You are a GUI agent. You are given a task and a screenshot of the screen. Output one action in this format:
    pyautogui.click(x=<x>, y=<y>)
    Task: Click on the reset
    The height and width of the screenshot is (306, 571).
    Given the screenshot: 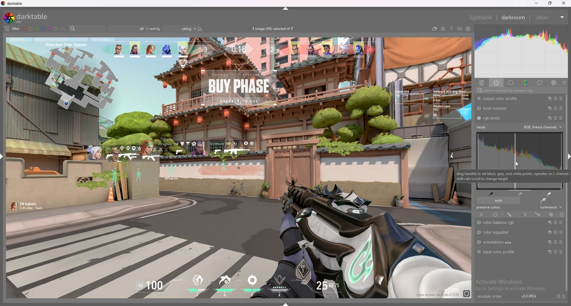 What is the action you would take?
    pyautogui.click(x=556, y=296)
    